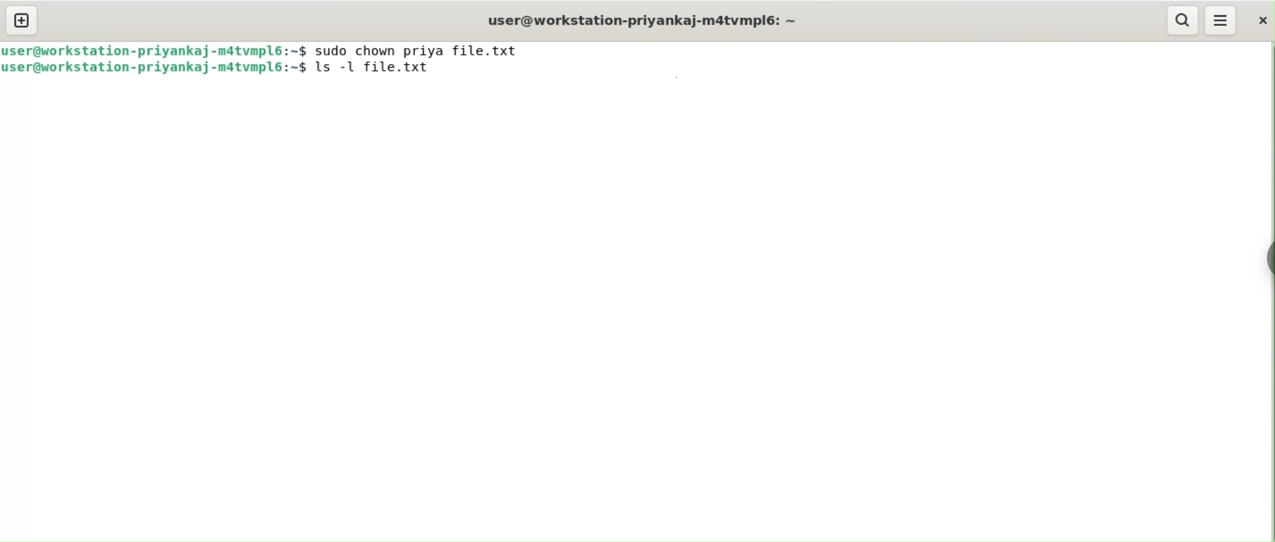  What do you see at coordinates (22, 21) in the screenshot?
I see `new tab` at bounding box center [22, 21].